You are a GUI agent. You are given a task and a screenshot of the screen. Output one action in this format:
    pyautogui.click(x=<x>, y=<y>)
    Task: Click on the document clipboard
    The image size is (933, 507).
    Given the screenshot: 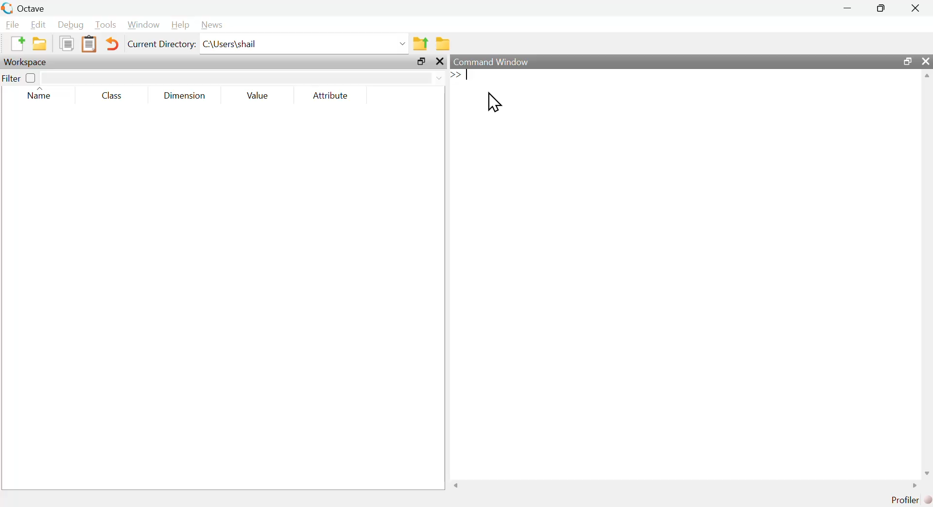 What is the action you would take?
    pyautogui.click(x=90, y=44)
    